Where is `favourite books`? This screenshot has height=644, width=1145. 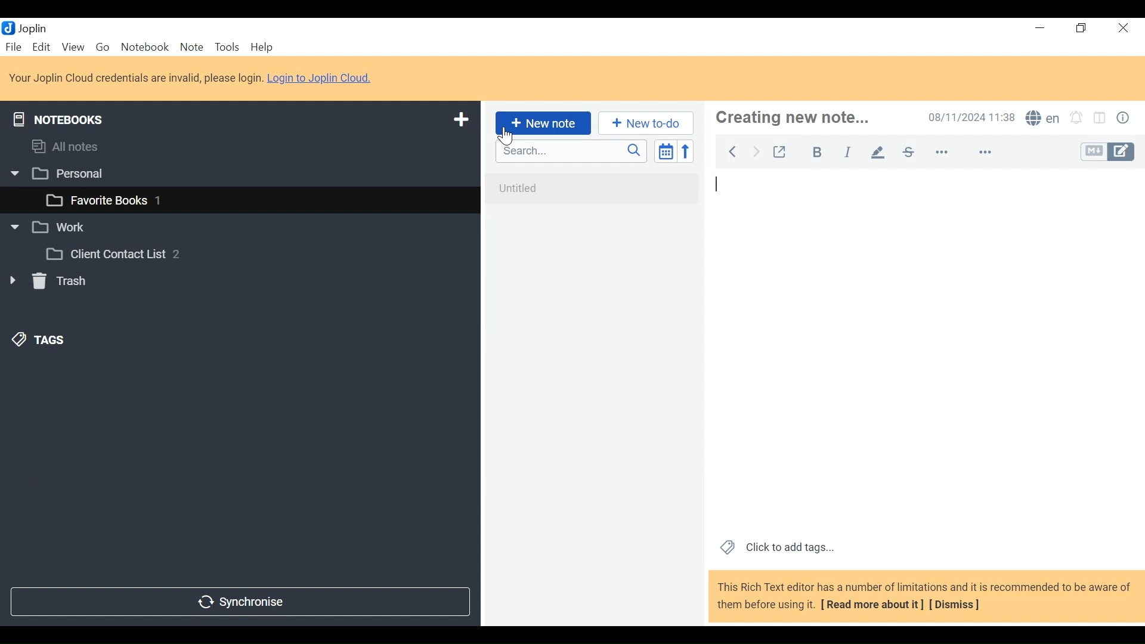
favourite books is located at coordinates (109, 199).